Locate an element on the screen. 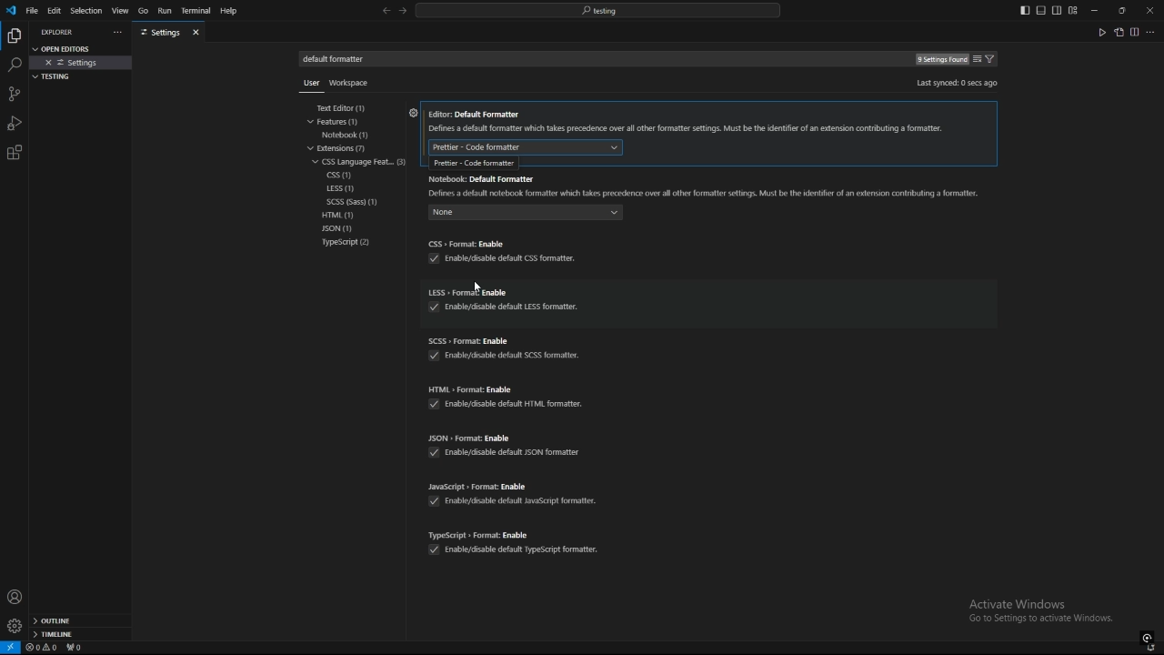 The image size is (1164, 655). source control is located at coordinates (14, 94).